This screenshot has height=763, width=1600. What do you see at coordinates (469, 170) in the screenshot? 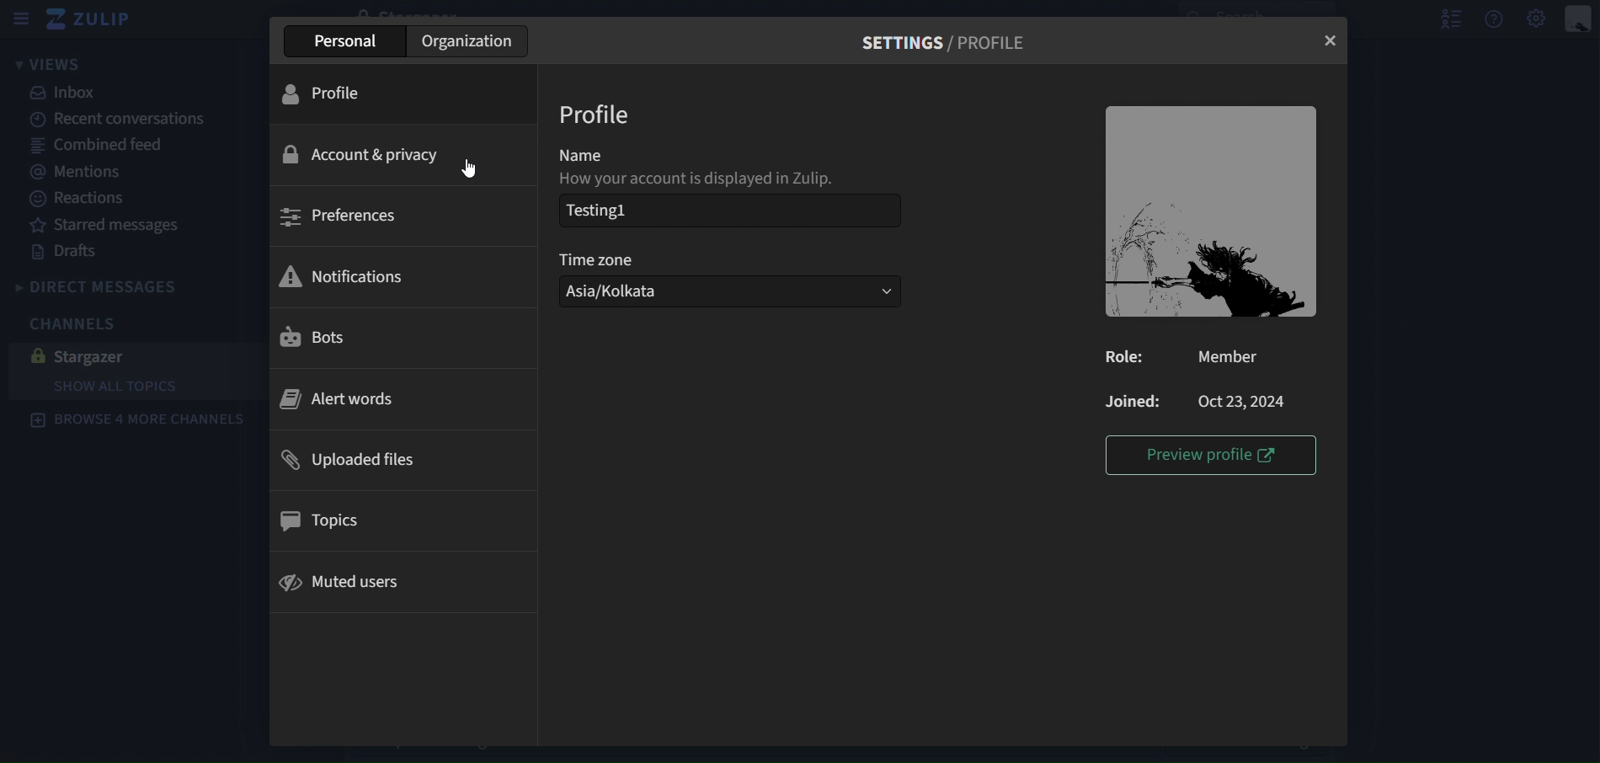
I see `cursor` at bounding box center [469, 170].